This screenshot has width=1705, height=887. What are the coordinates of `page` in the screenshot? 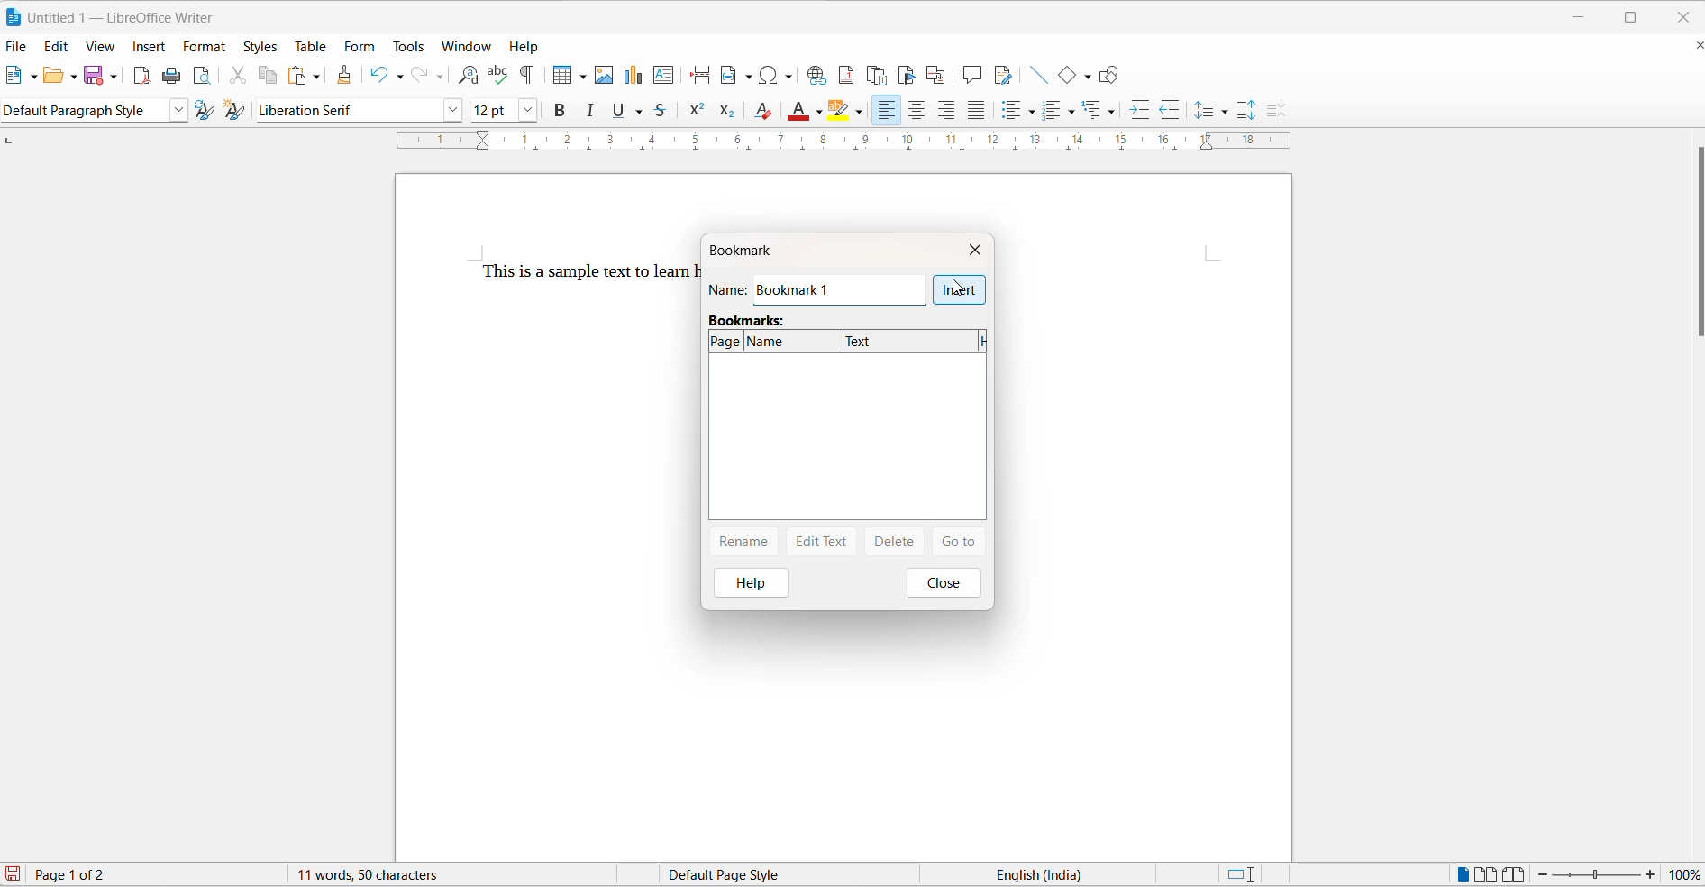 It's located at (727, 341).